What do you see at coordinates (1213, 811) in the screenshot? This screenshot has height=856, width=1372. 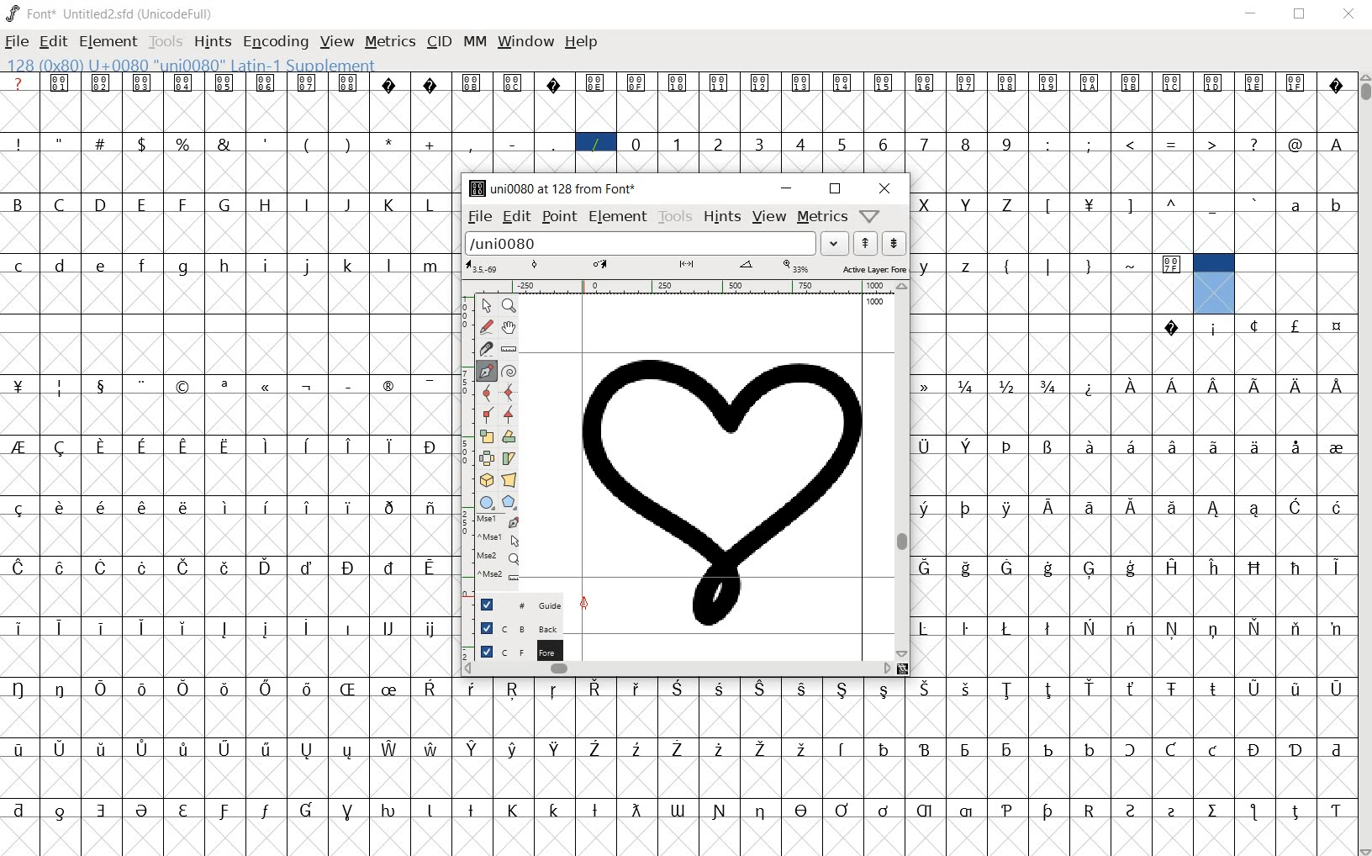 I see `glyph` at bounding box center [1213, 811].